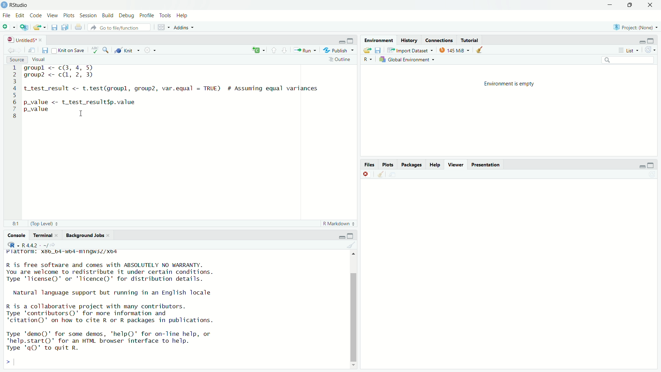 The image size is (661, 372). Describe the element at coordinates (13, 245) in the screenshot. I see `RStudio logo` at that location.